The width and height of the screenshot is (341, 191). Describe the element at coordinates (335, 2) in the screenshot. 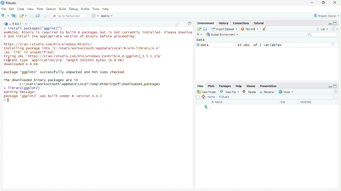

I see `Close` at that location.